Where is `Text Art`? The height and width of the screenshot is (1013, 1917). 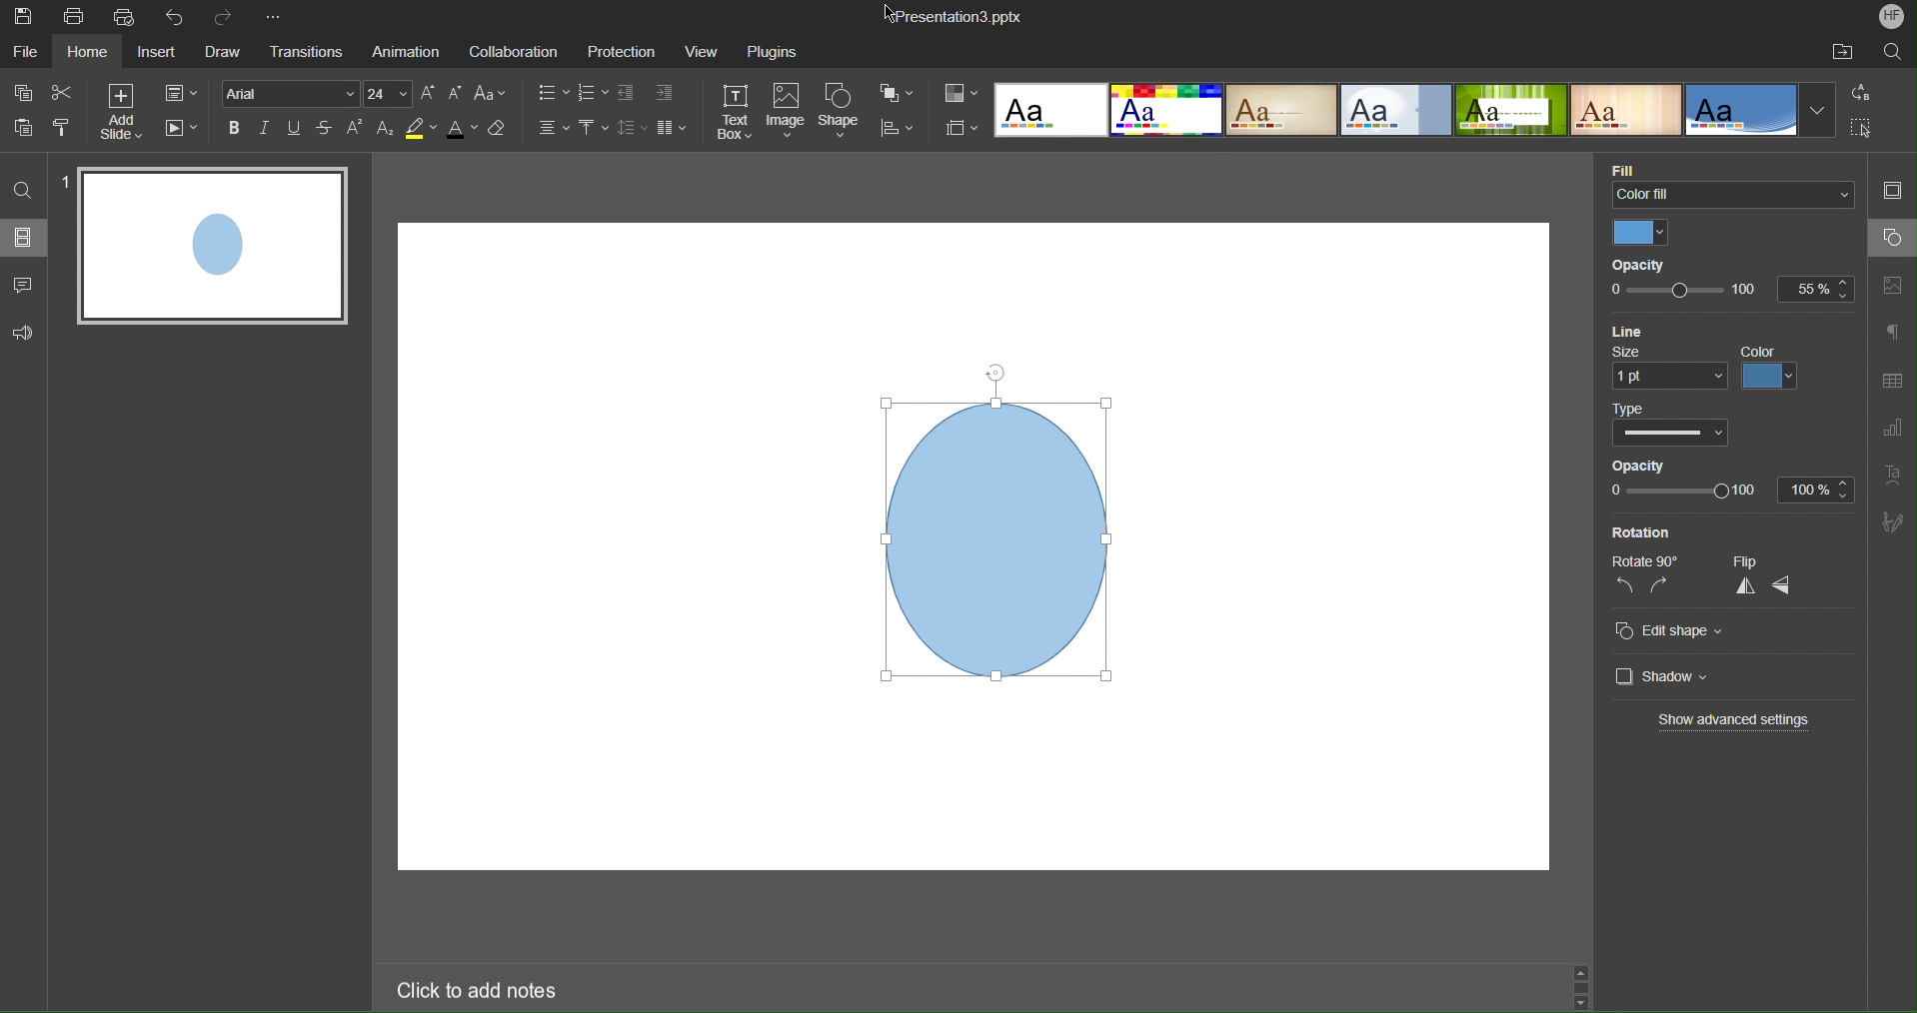 Text Art is located at coordinates (1894, 477).